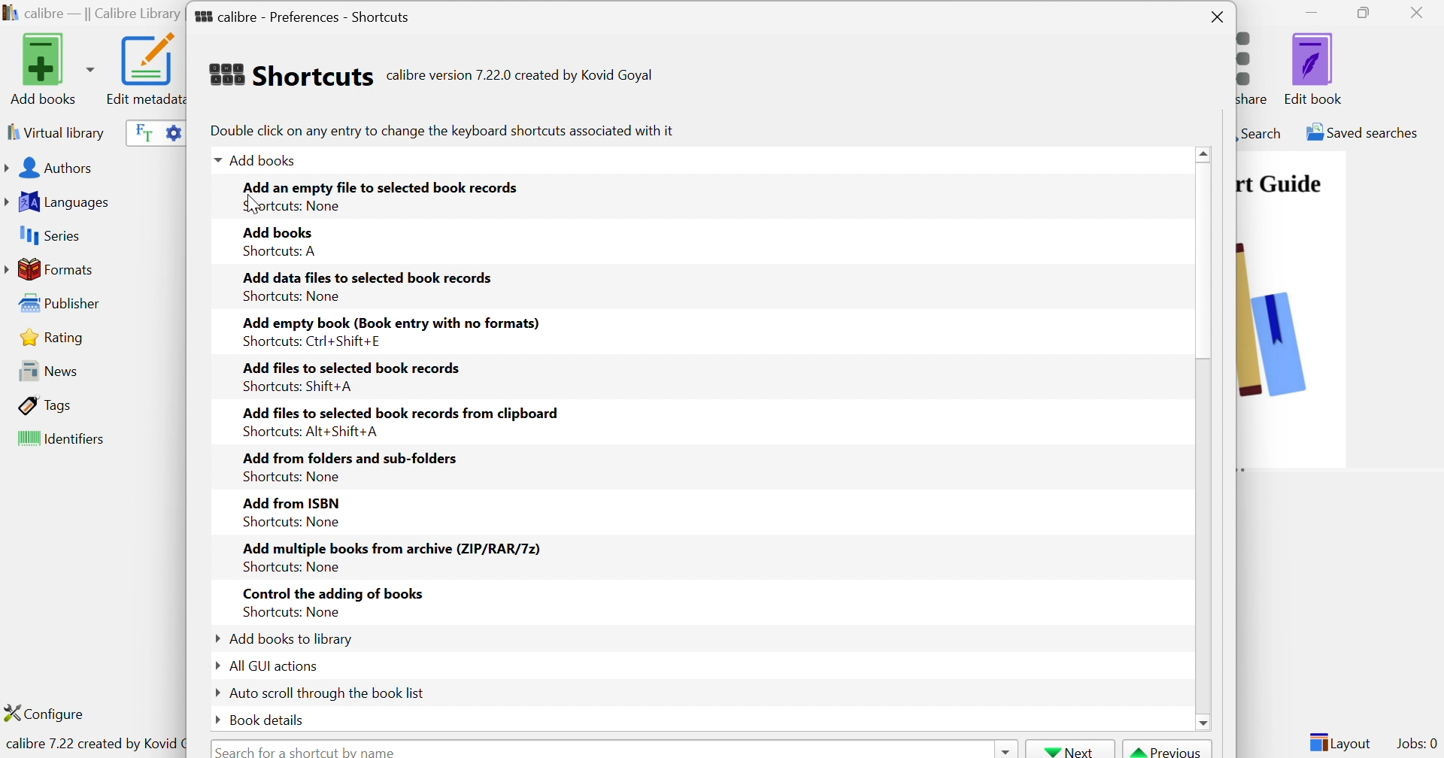  What do you see at coordinates (332, 594) in the screenshot?
I see `Control the adding of books` at bounding box center [332, 594].